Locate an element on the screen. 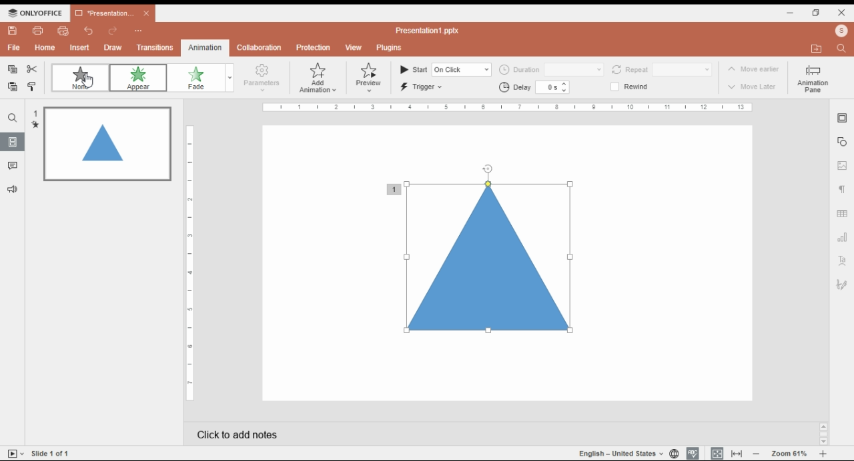 Image resolution: width=854 pixels, height=461 pixels. file is located at coordinates (14, 49).